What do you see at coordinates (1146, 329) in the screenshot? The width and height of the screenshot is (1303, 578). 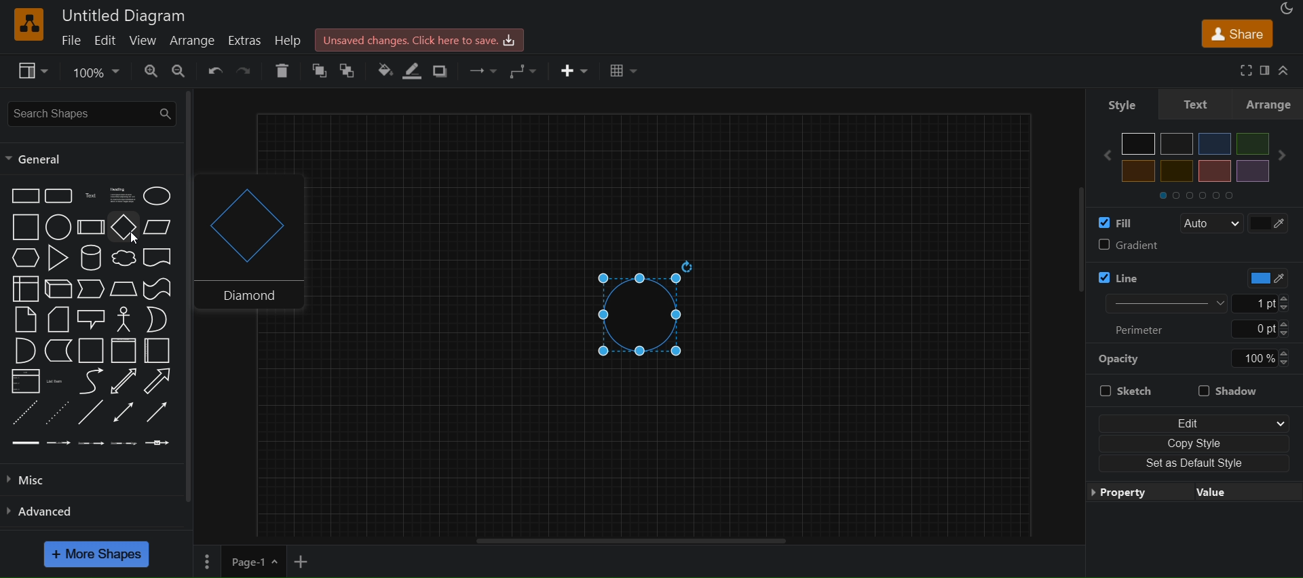 I see `perimeter` at bounding box center [1146, 329].